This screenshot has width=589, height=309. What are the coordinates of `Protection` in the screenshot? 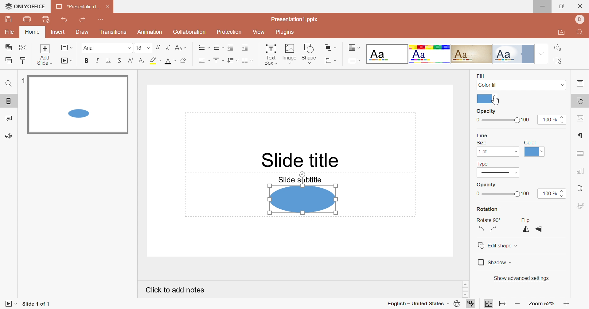 It's located at (230, 32).